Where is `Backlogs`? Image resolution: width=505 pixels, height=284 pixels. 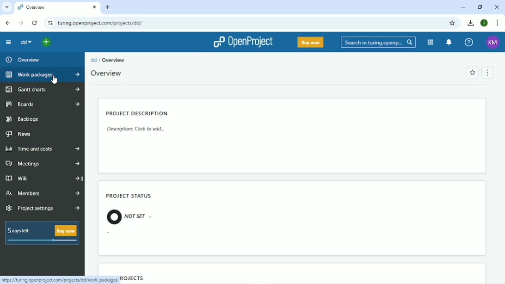 Backlogs is located at coordinates (23, 119).